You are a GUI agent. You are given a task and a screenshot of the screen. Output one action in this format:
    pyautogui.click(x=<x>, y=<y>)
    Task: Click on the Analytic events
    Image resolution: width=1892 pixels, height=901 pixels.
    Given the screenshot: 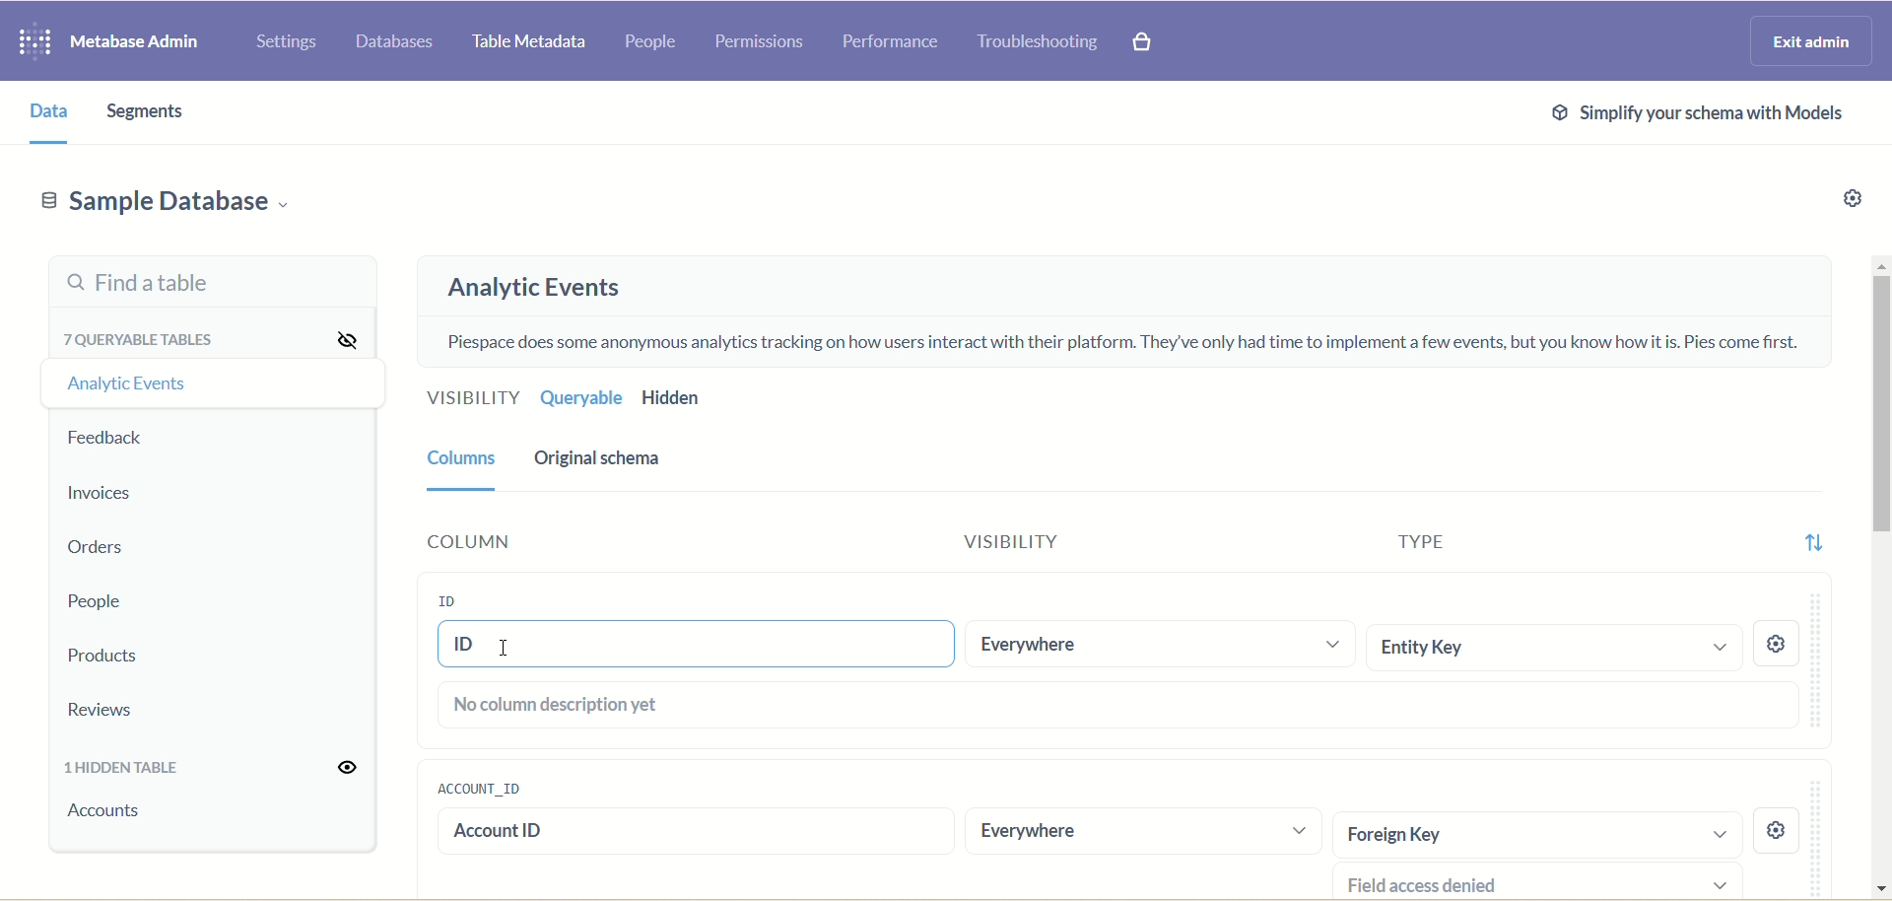 What is the action you would take?
    pyautogui.click(x=133, y=390)
    